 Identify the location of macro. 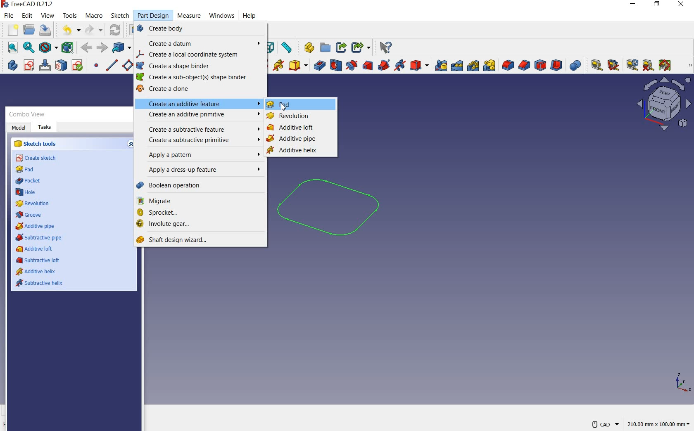
(95, 15).